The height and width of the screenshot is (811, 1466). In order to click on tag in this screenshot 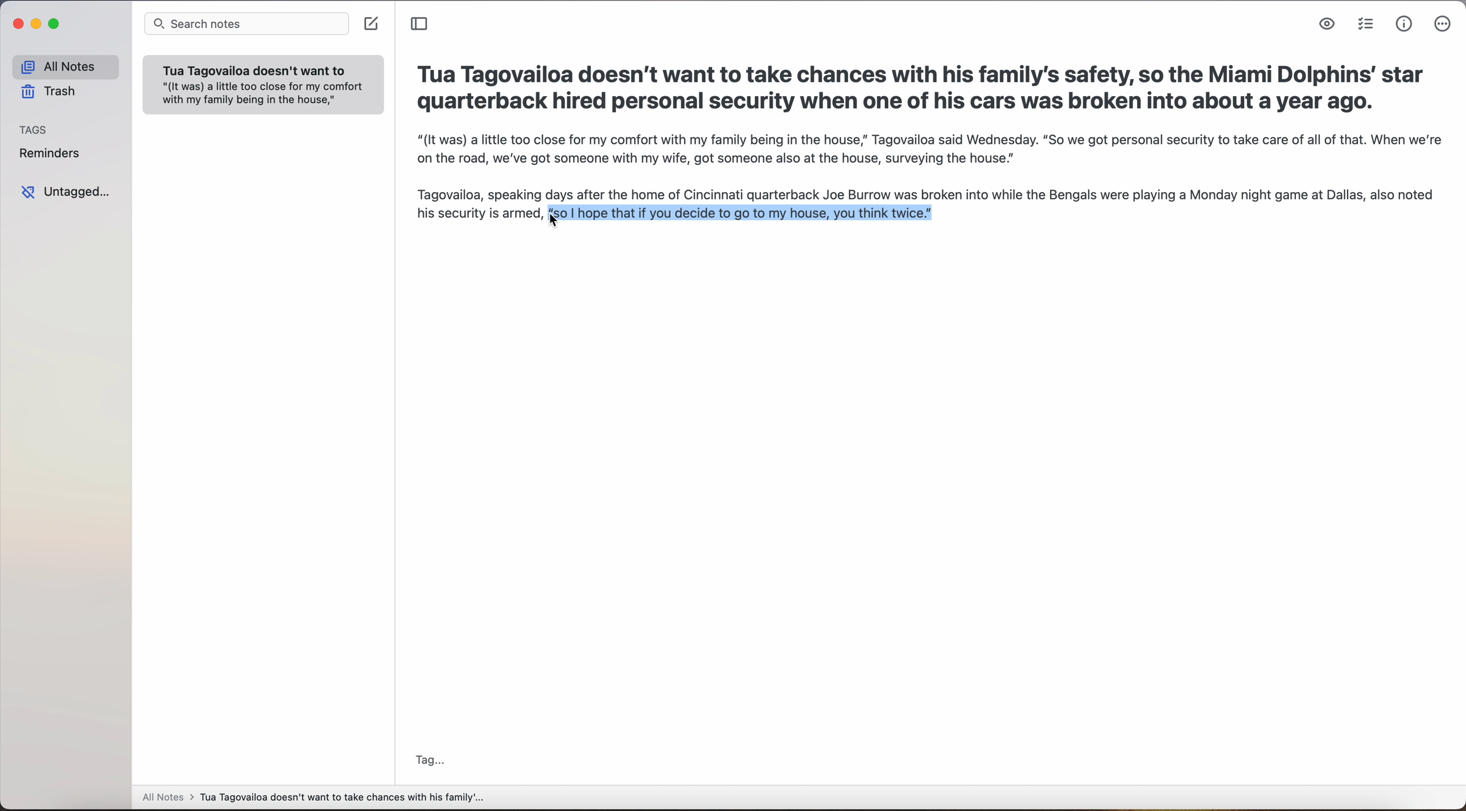, I will do `click(428, 760)`.